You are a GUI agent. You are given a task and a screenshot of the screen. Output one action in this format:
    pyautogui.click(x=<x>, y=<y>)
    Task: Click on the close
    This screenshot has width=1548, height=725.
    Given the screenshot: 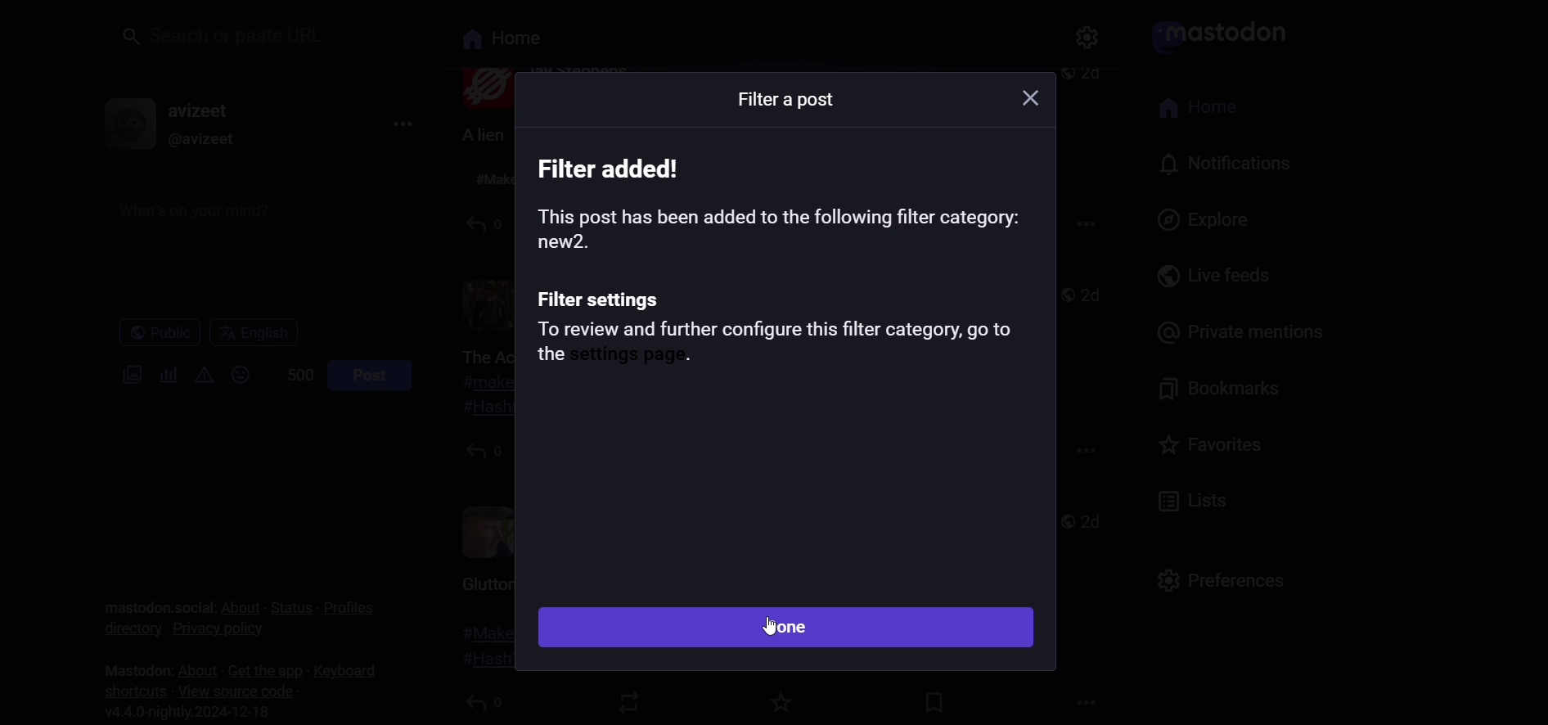 What is the action you would take?
    pyautogui.click(x=1020, y=98)
    